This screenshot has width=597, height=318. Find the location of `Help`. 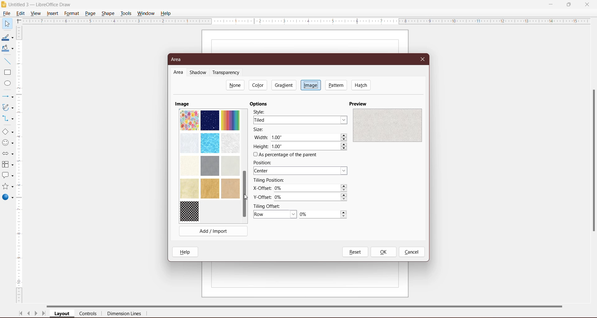

Help is located at coordinates (187, 252).